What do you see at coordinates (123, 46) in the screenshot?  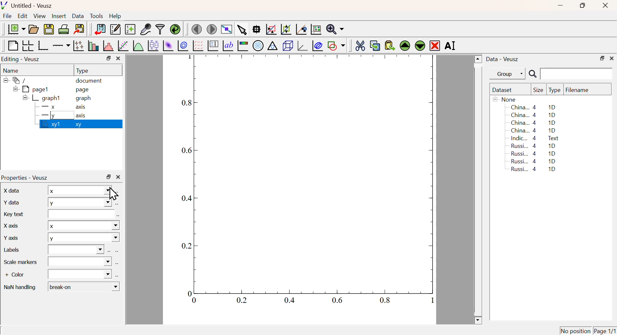 I see `Fit a function to data` at bounding box center [123, 46].